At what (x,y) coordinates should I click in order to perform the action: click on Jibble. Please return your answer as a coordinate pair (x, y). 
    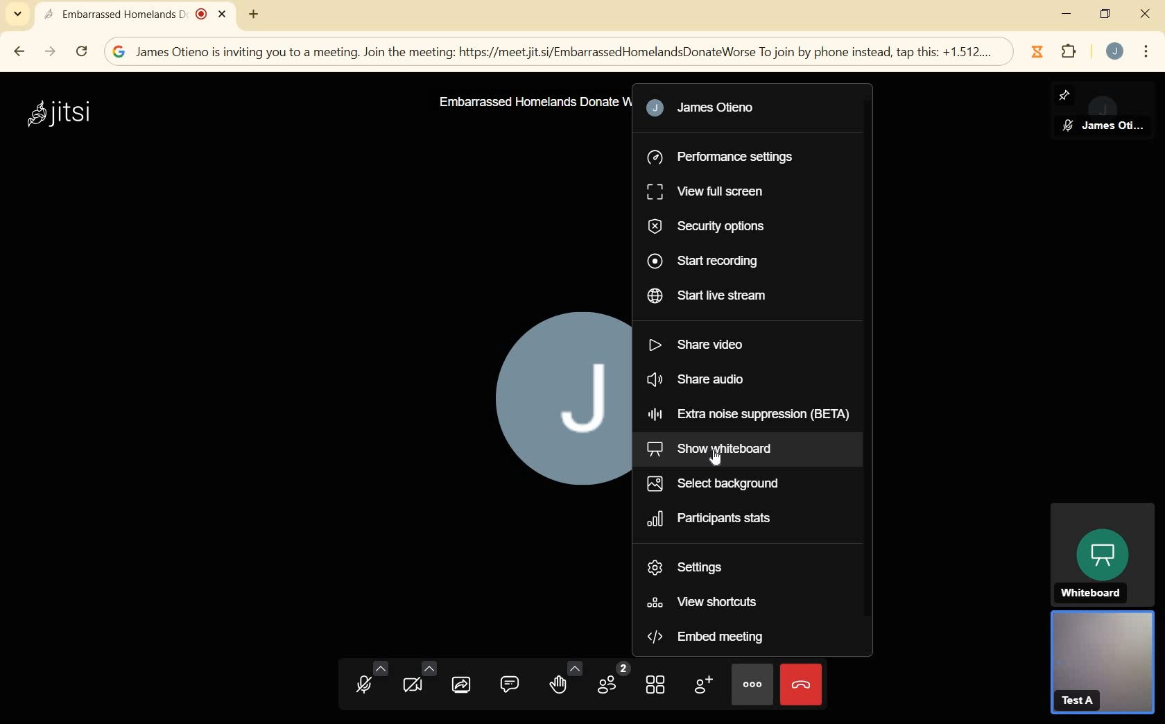
    Looking at the image, I should click on (1036, 50).